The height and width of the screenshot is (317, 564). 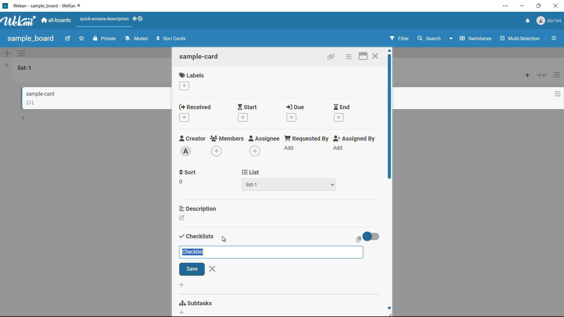 I want to click on checklists, so click(x=197, y=237).